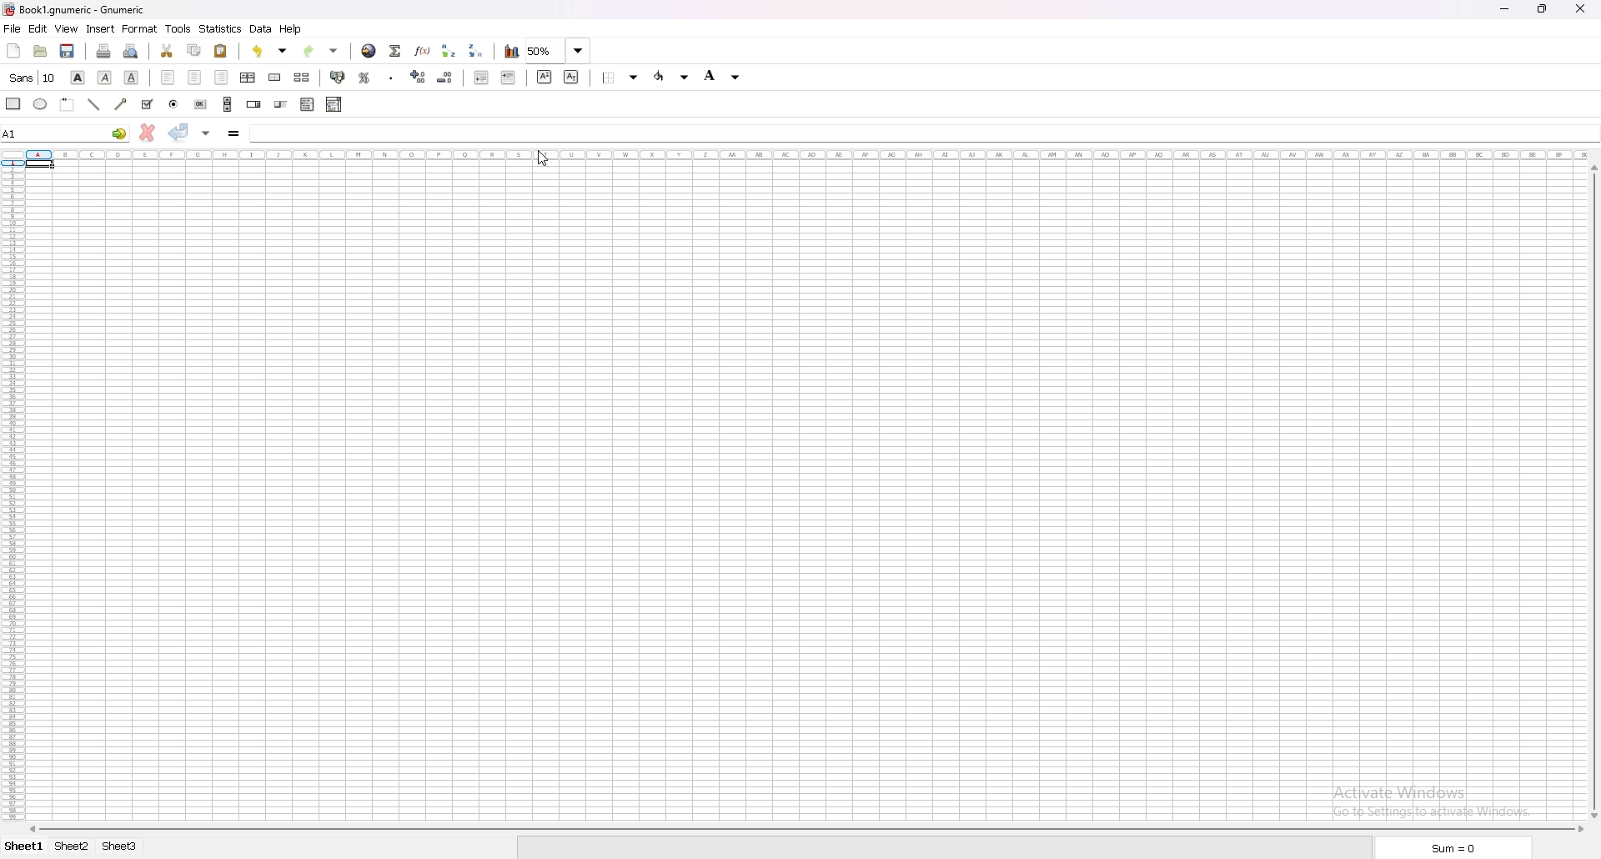 The image size is (1601, 859). Describe the element at coordinates (612, 76) in the screenshot. I see `border` at that location.